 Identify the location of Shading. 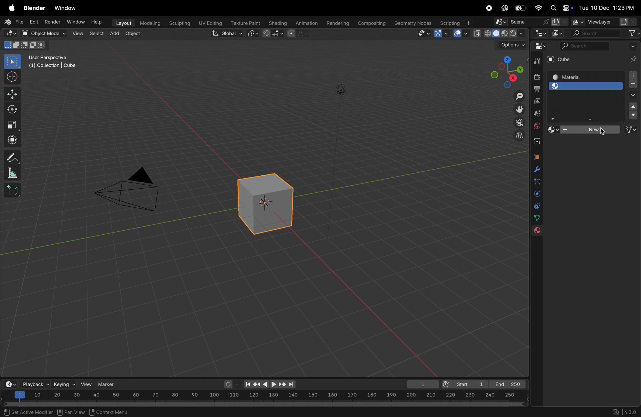
(278, 23).